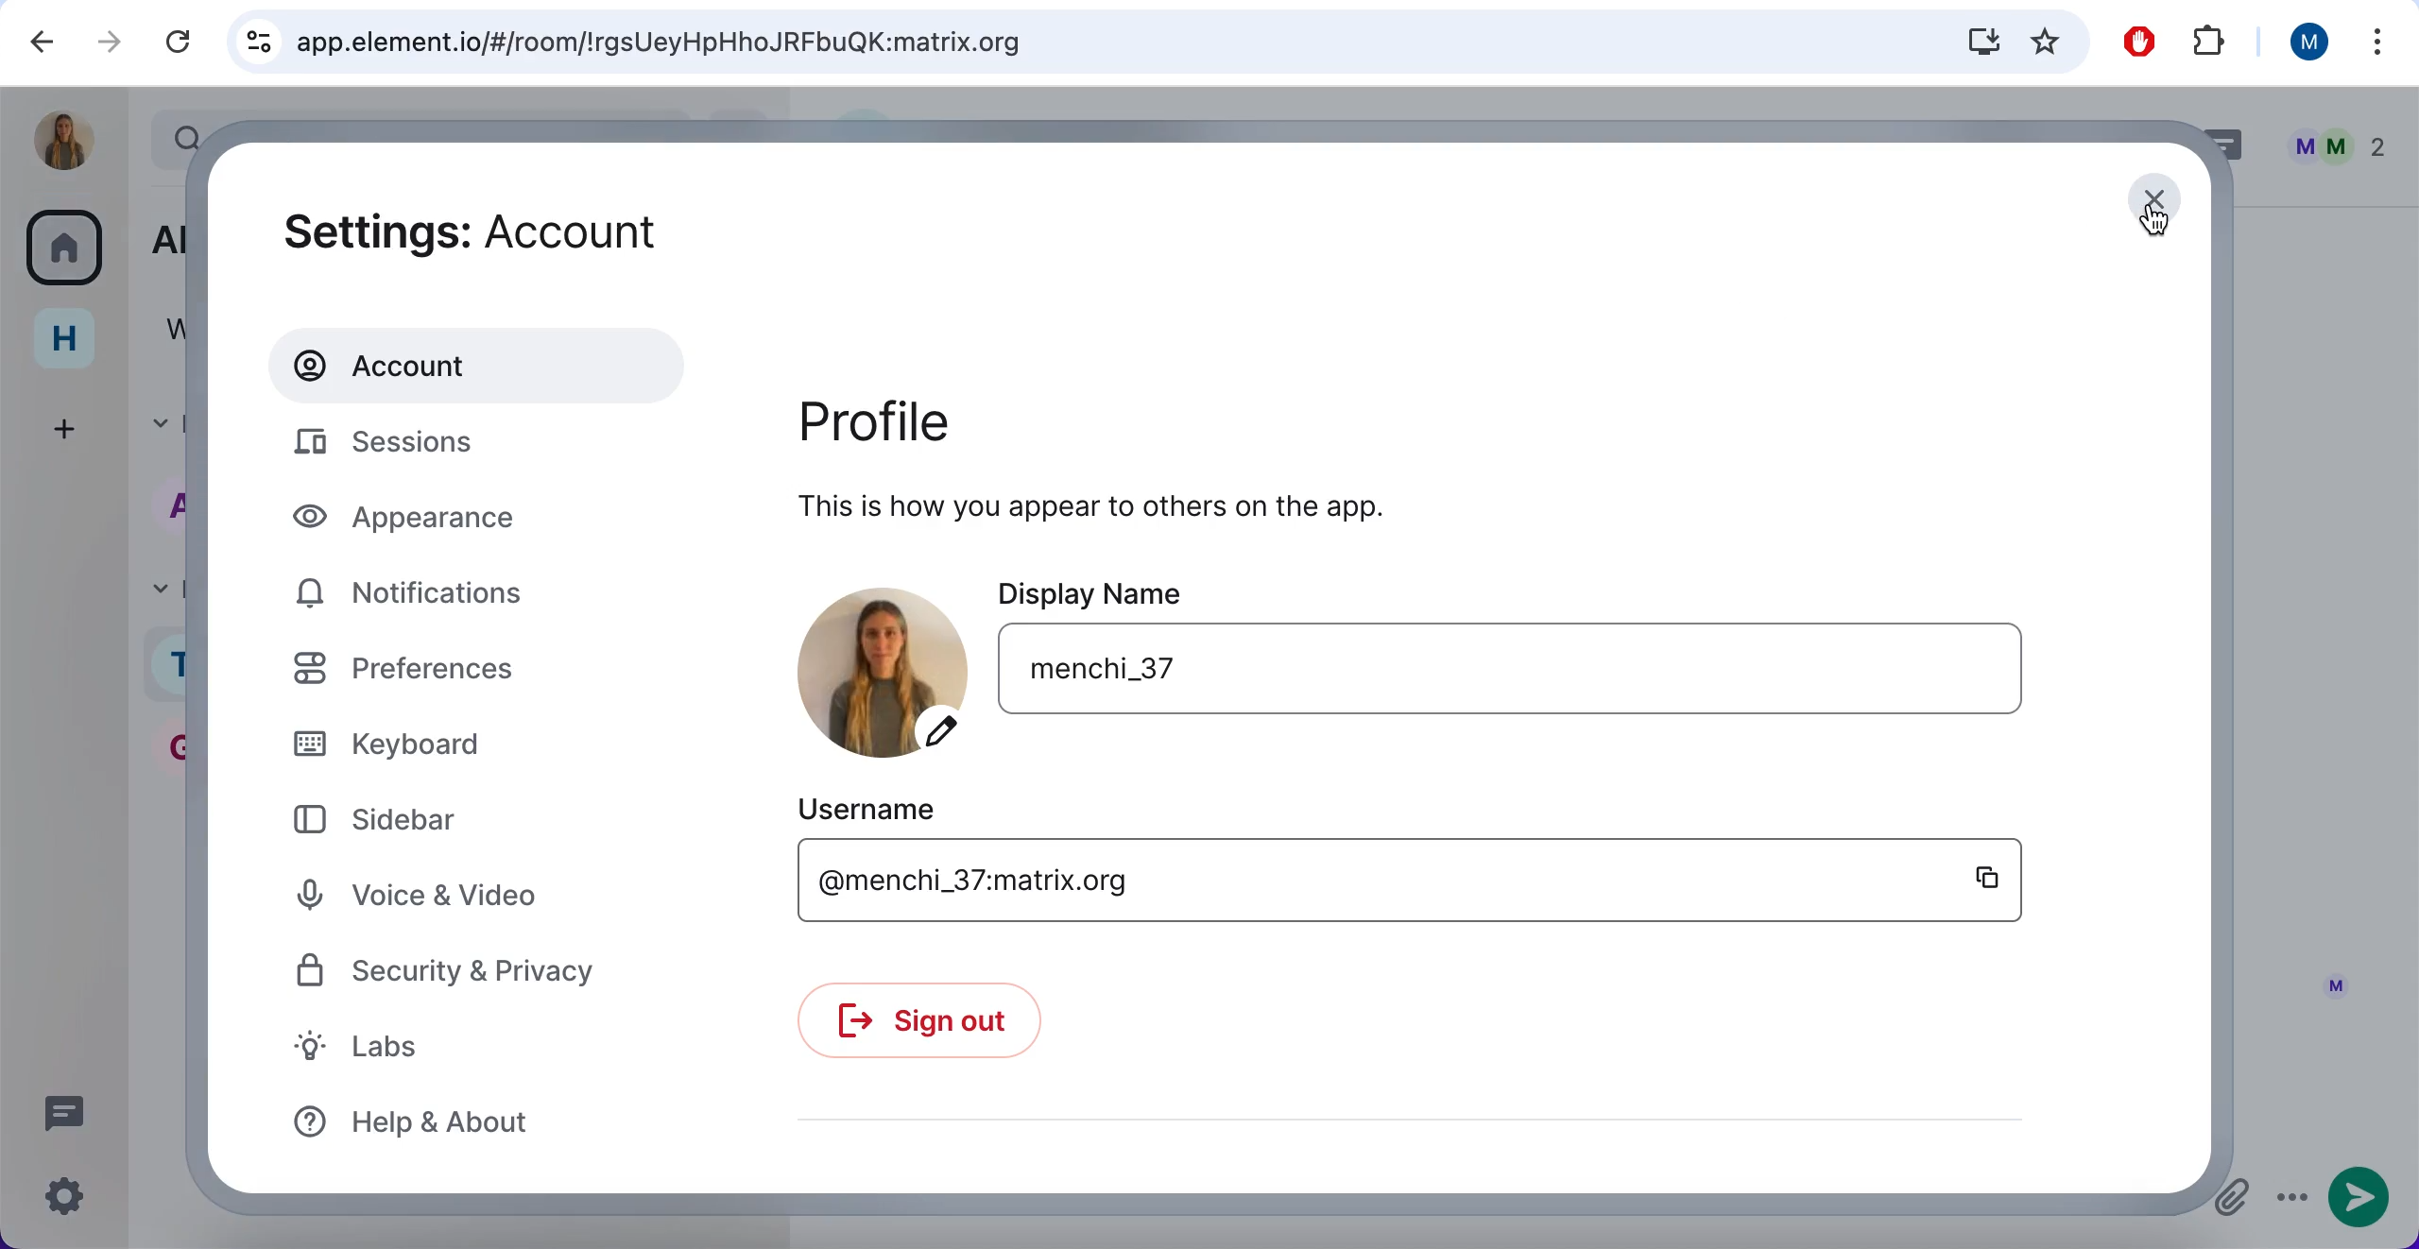  What do you see at coordinates (875, 670) in the screenshot?
I see `new profile picture` at bounding box center [875, 670].